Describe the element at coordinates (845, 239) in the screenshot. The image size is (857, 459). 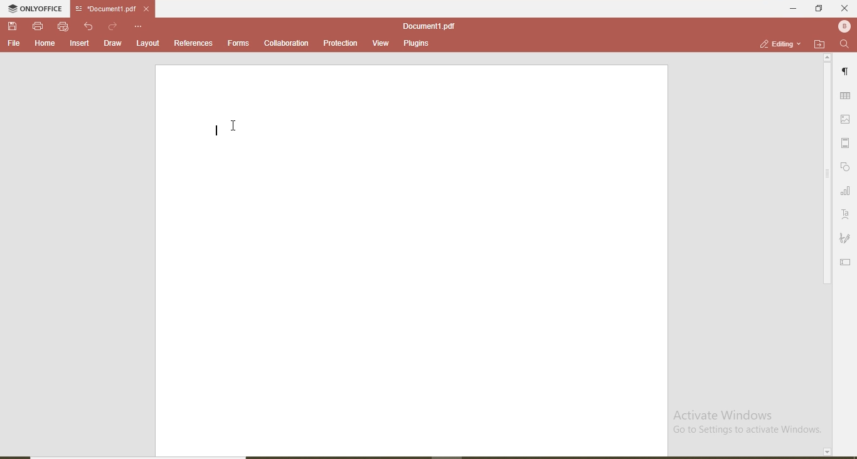
I see `signature` at that location.